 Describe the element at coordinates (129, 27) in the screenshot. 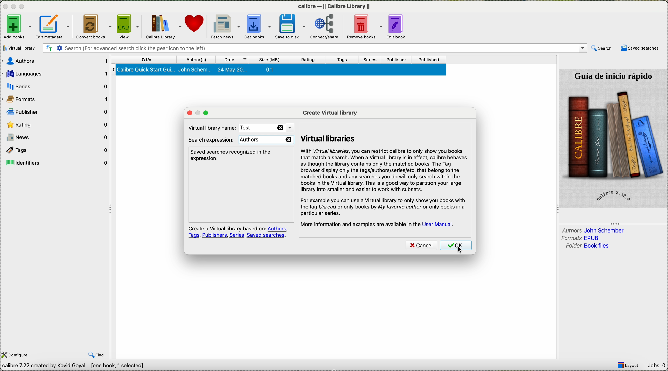

I see `view` at that location.